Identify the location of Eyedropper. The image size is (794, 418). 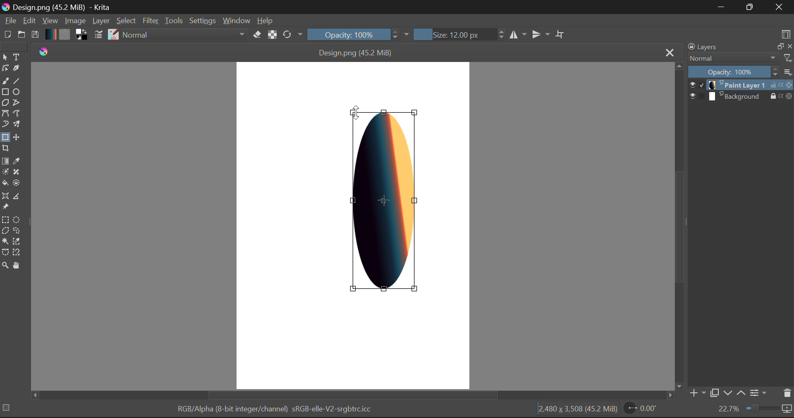
(17, 160).